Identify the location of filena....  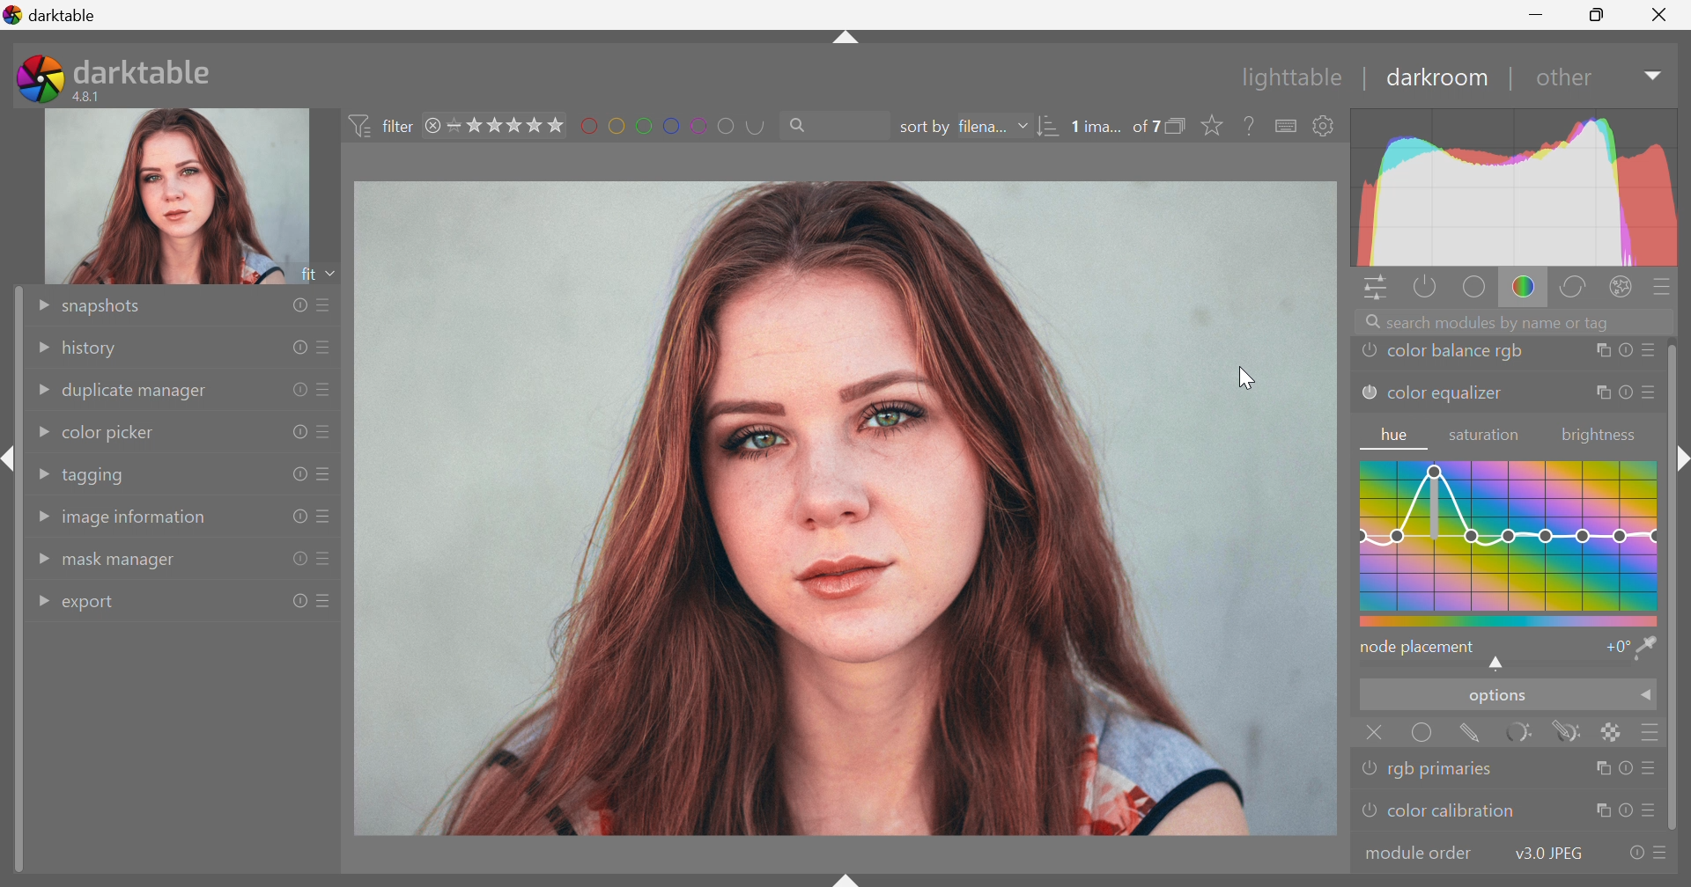
(984, 125).